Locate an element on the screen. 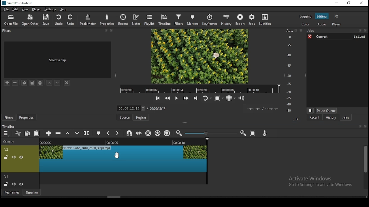 Image resolution: width=369 pixels, height=207 pixels. logging is located at coordinates (305, 16).